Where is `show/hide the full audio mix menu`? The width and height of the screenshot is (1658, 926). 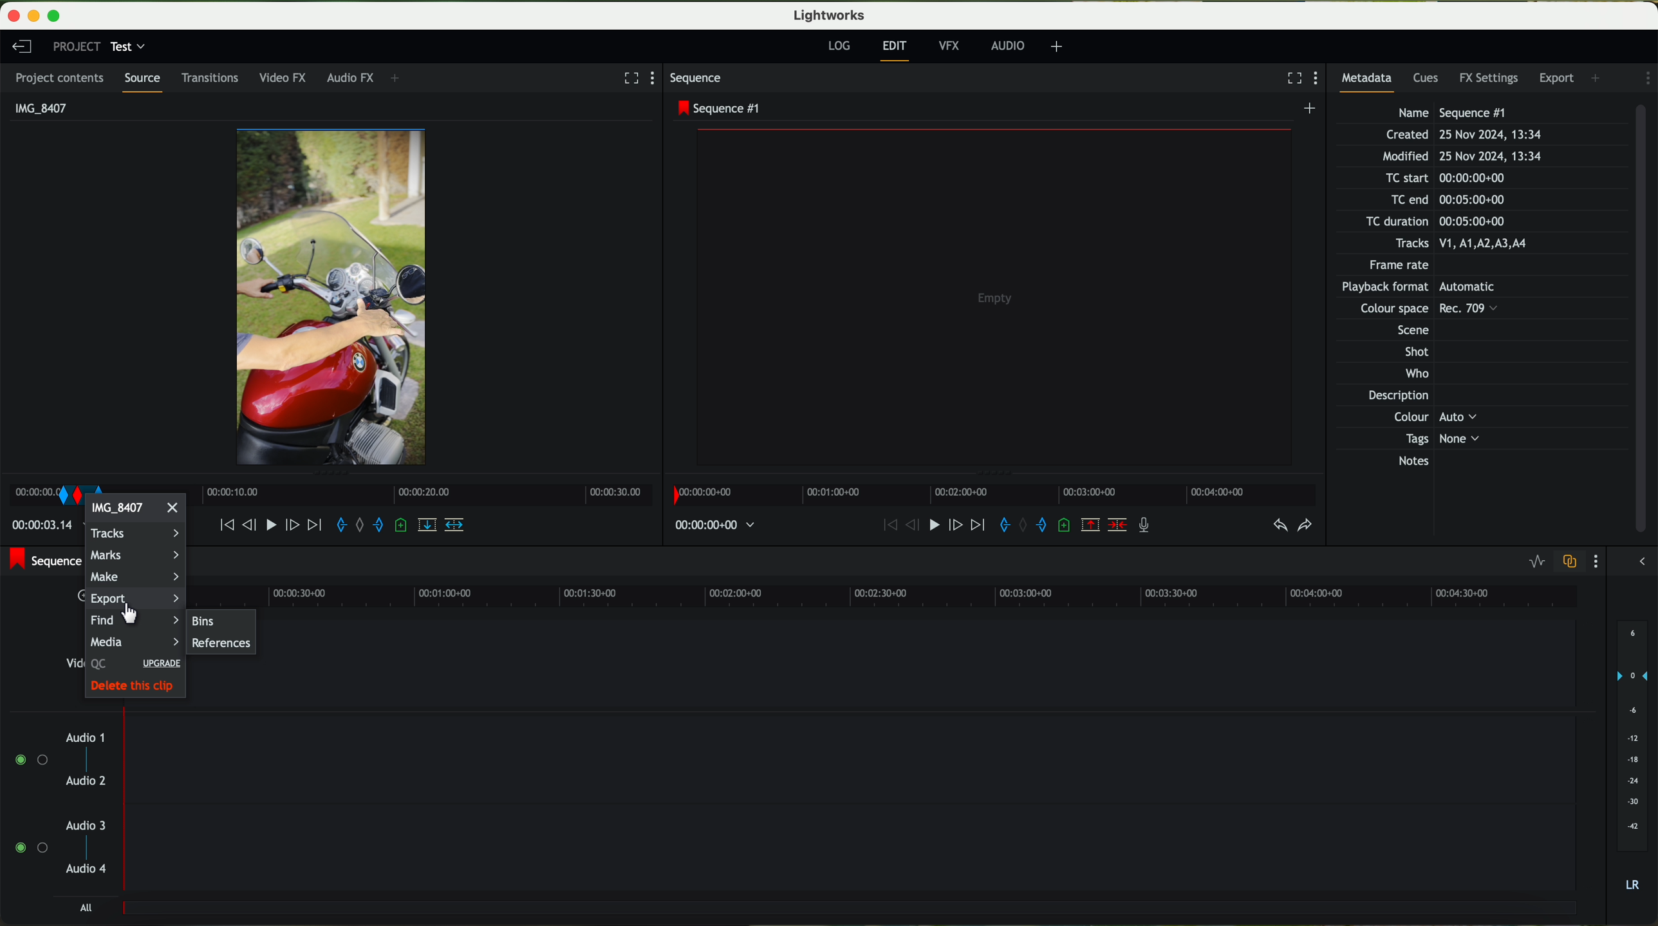 show/hide the full audio mix menu is located at coordinates (1643, 560).